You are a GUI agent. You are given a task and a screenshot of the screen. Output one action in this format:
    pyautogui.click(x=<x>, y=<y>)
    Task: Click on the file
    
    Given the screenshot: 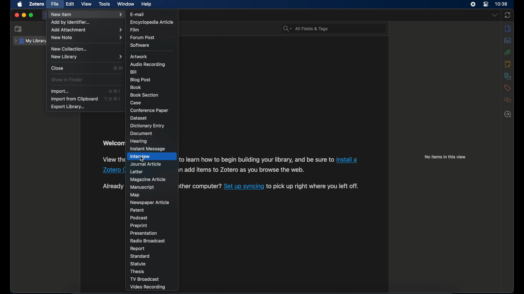 What is the action you would take?
    pyautogui.click(x=55, y=4)
    